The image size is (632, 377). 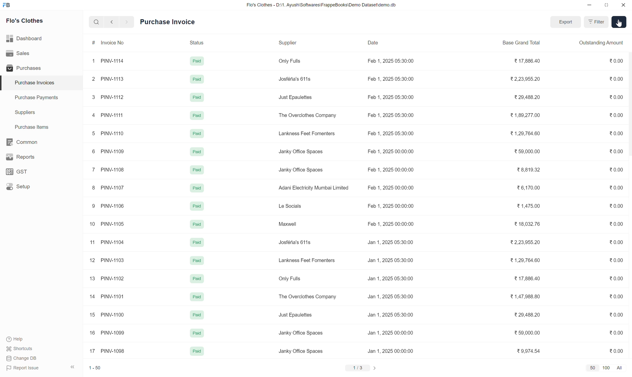 What do you see at coordinates (391, 315) in the screenshot?
I see `Jan 1, 2025 05:30:00` at bounding box center [391, 315].